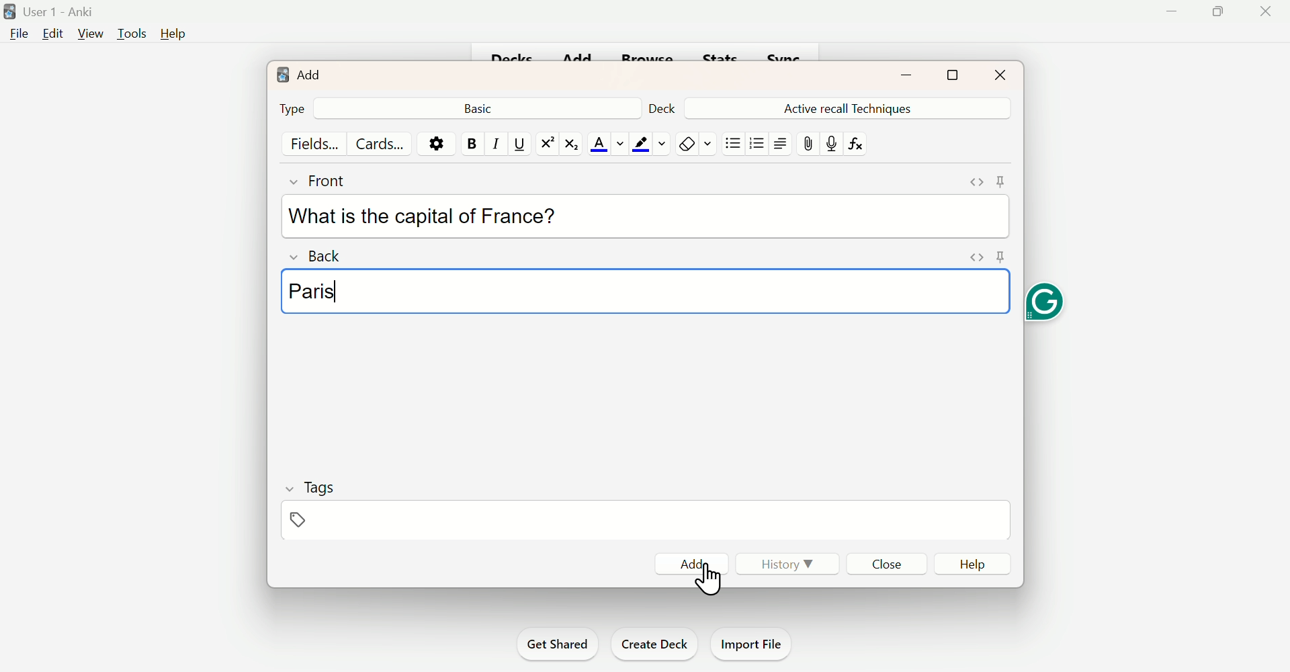 The height and width of the screenshot is (672, 1290). What do you see at coordinates (519, 145) in the screenshot?
I see `Underline` at bounding box center [519, 145].